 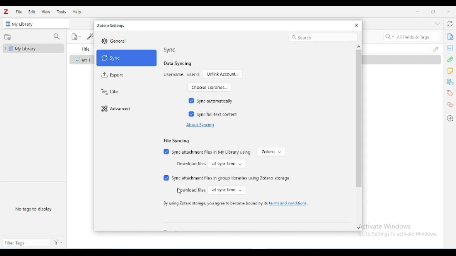 I want to click on  zotero, so click(x=271, y=152).